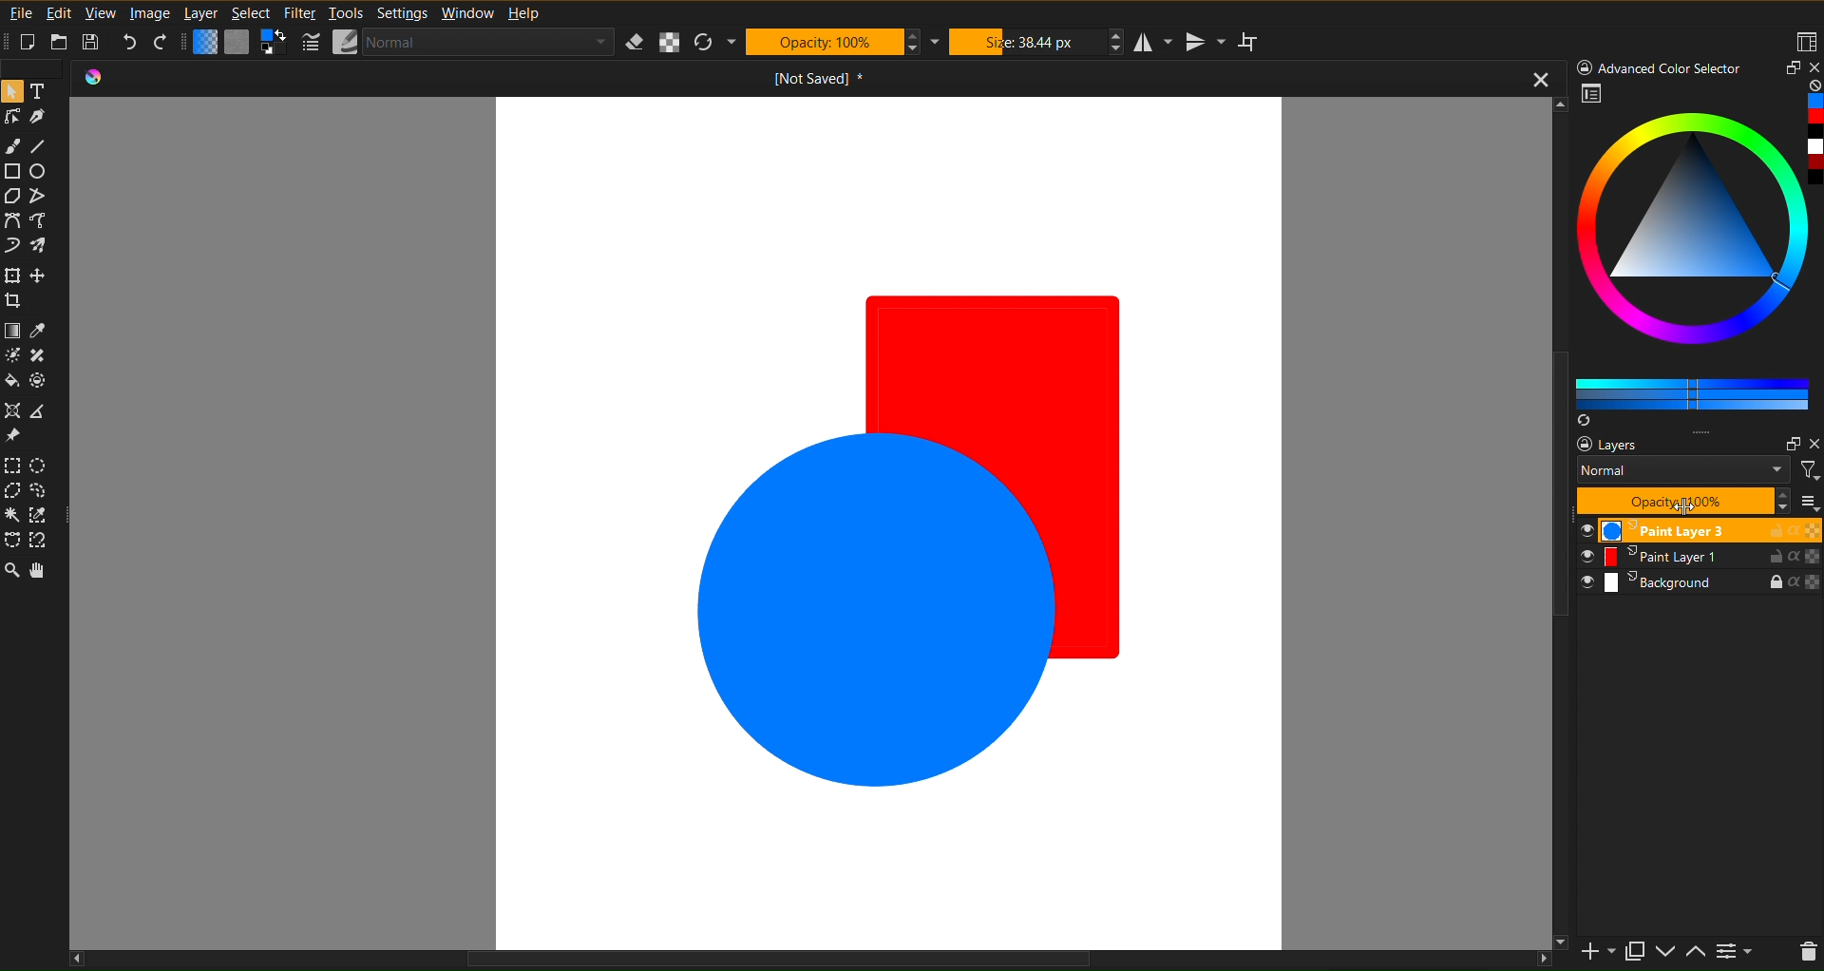 The width and height of the screenshot is (1824, 971). Describe the element at coordinates (1700, 432) in the screenshot. I see `option` at that location.